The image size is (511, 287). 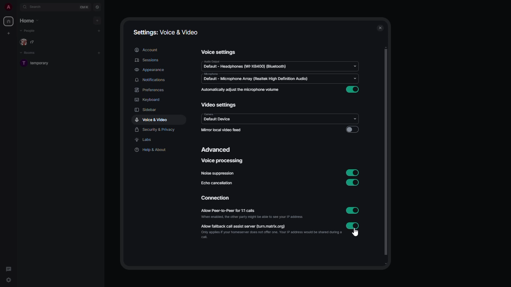 What do you see at coordinates (219, 105) in the screenshot?
I see `video settings` at bounding box center [219, 105].